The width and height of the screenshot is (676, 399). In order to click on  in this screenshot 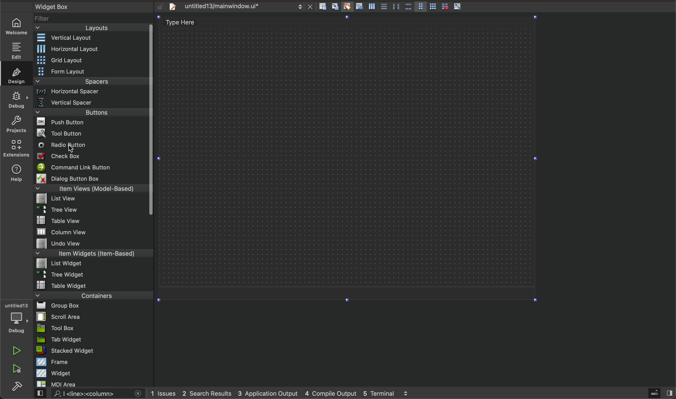, I will do `click(408, 7)`.